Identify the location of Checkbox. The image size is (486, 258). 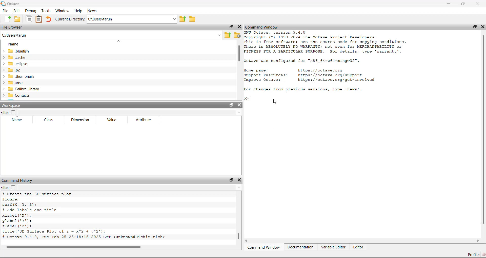
(13, 187).